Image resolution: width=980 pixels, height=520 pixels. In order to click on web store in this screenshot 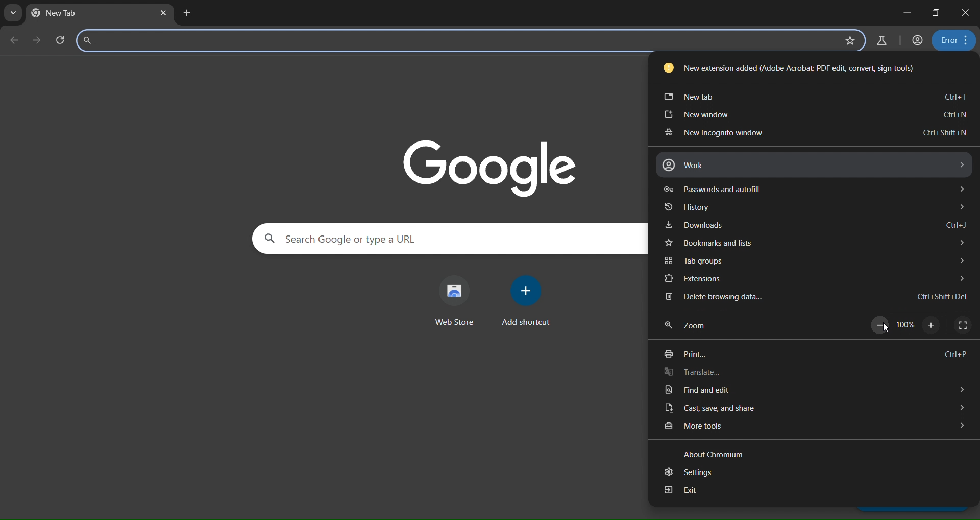, I will do `click(455, 300)`.